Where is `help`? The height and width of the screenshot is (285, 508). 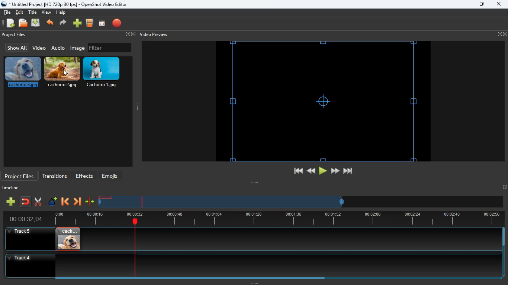 help is located at coordinates (61, 13).